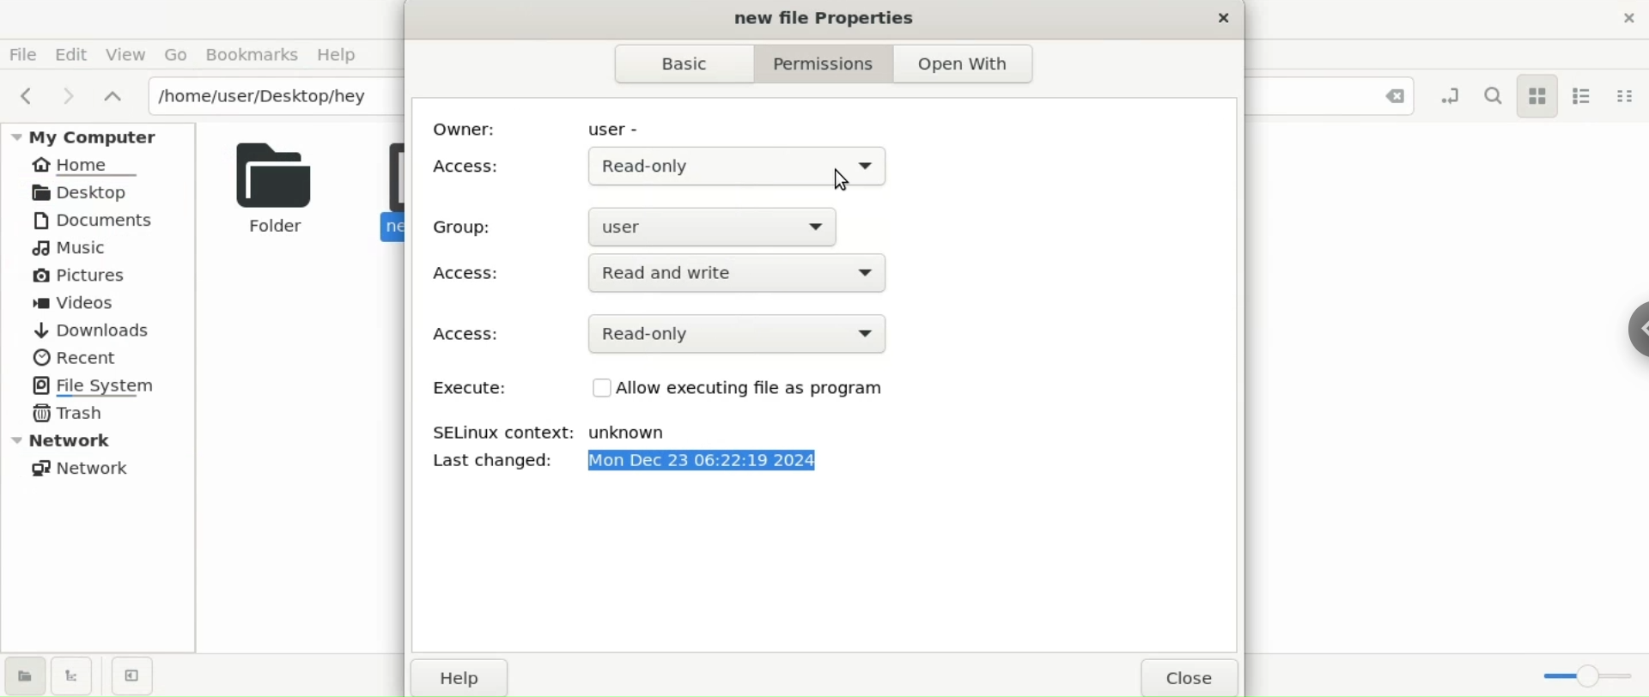 Image resolution: width=1649 pixels, height=697 pixels. I want to click on user, so click(621, 129).